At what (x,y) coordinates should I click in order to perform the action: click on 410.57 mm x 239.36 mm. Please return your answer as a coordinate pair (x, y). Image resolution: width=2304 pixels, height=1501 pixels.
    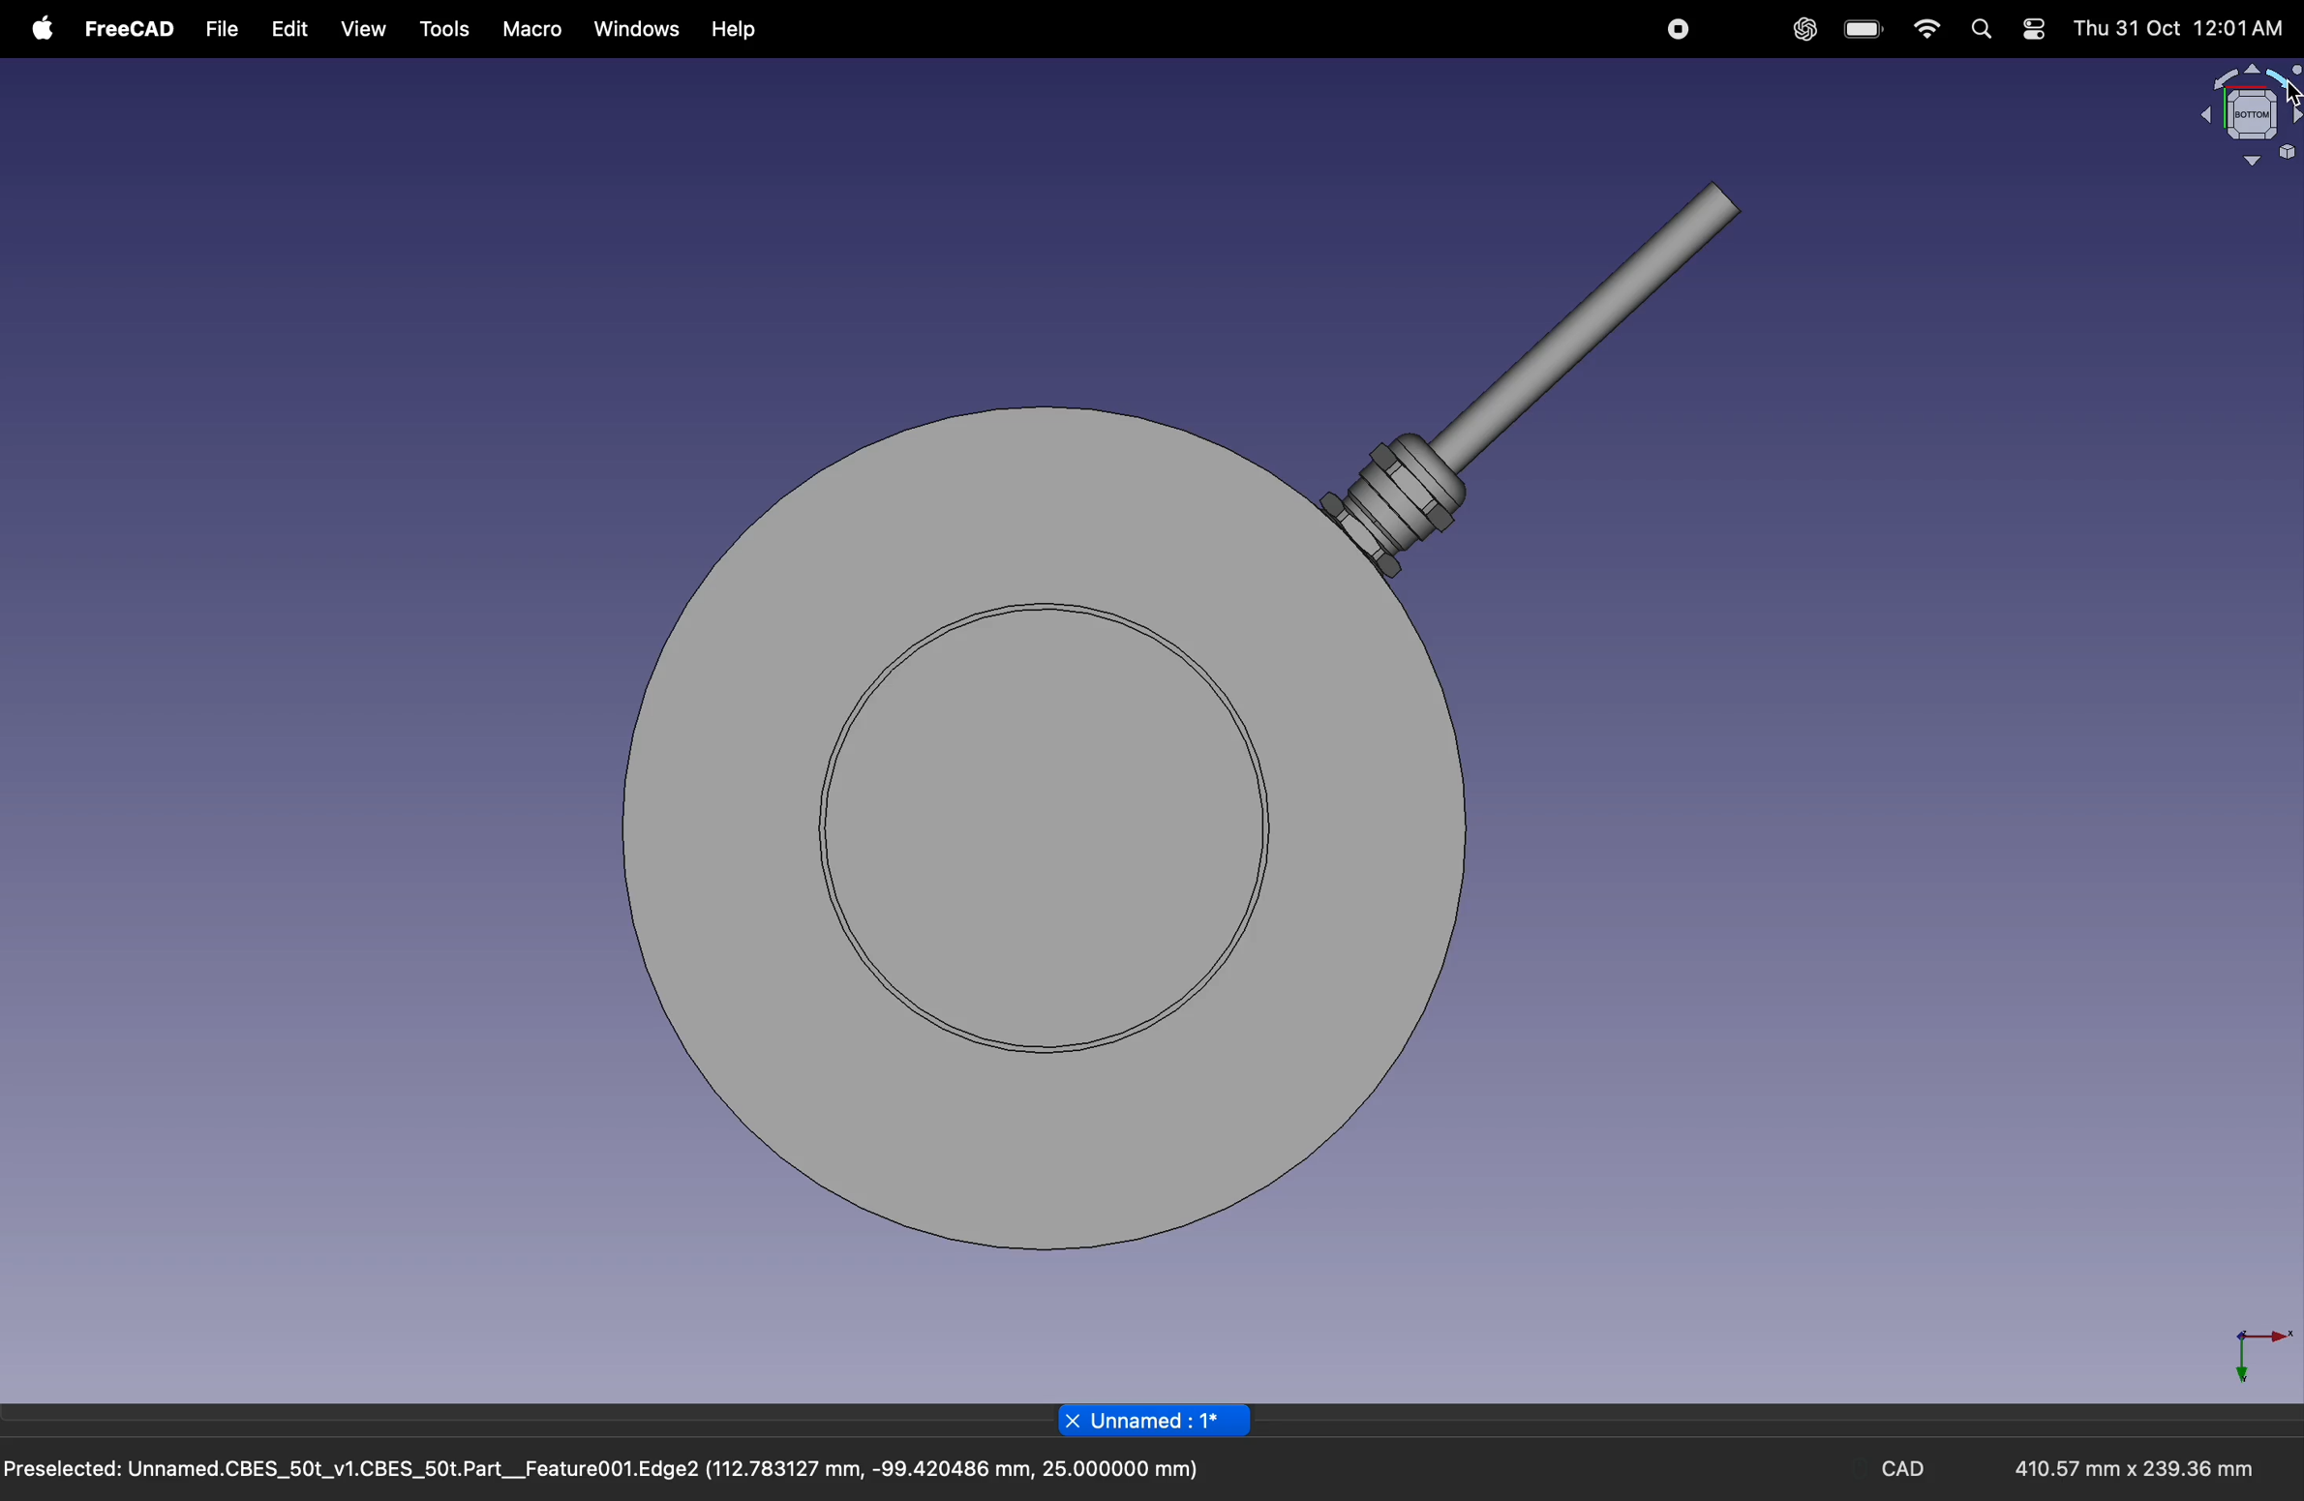
    Looking at the image, I should click on (2132, 1467).